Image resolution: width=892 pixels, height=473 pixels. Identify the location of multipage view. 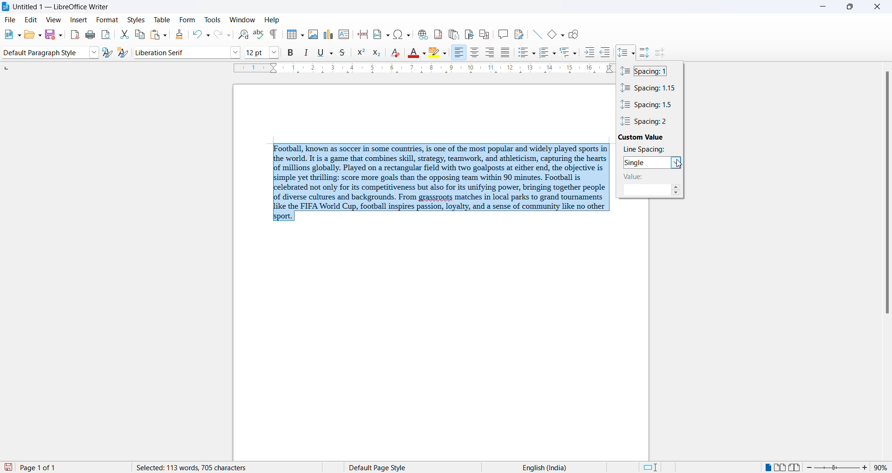
(781, 468).